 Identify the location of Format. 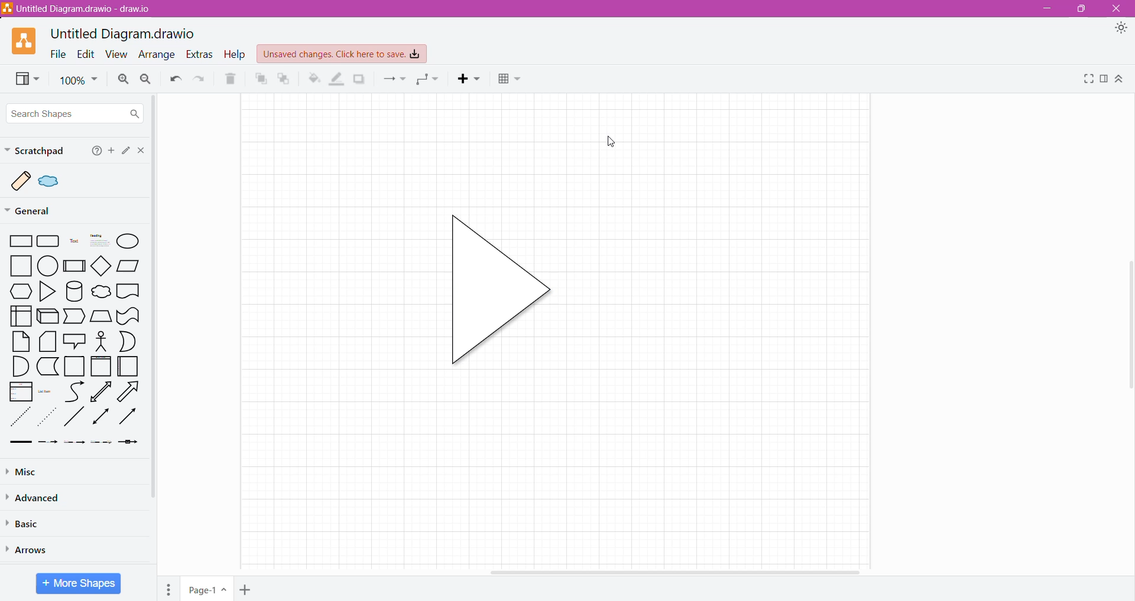
(1104, 79).